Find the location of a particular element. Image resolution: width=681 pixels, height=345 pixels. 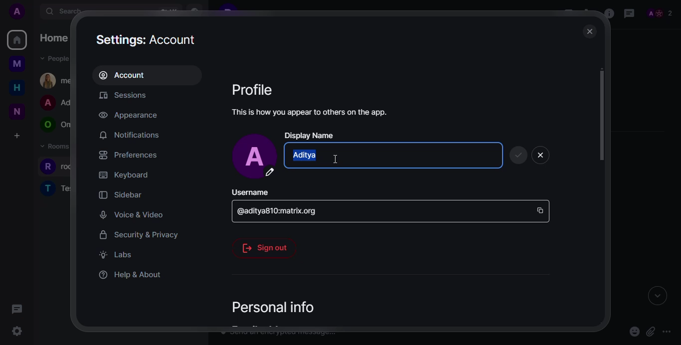

rooms is located at coordinates (58, 188).